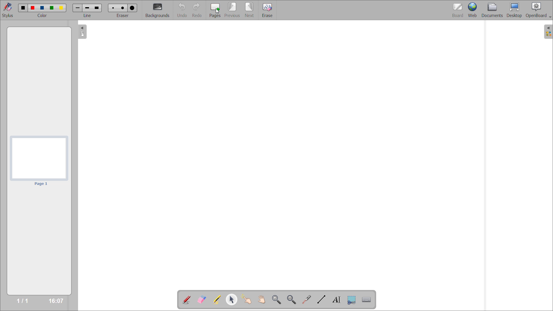 The height and width of the screenshot is (311, 553). Describe the element at coordinates (81, 32) in the screenshot. I see `hide pages view` at that location.